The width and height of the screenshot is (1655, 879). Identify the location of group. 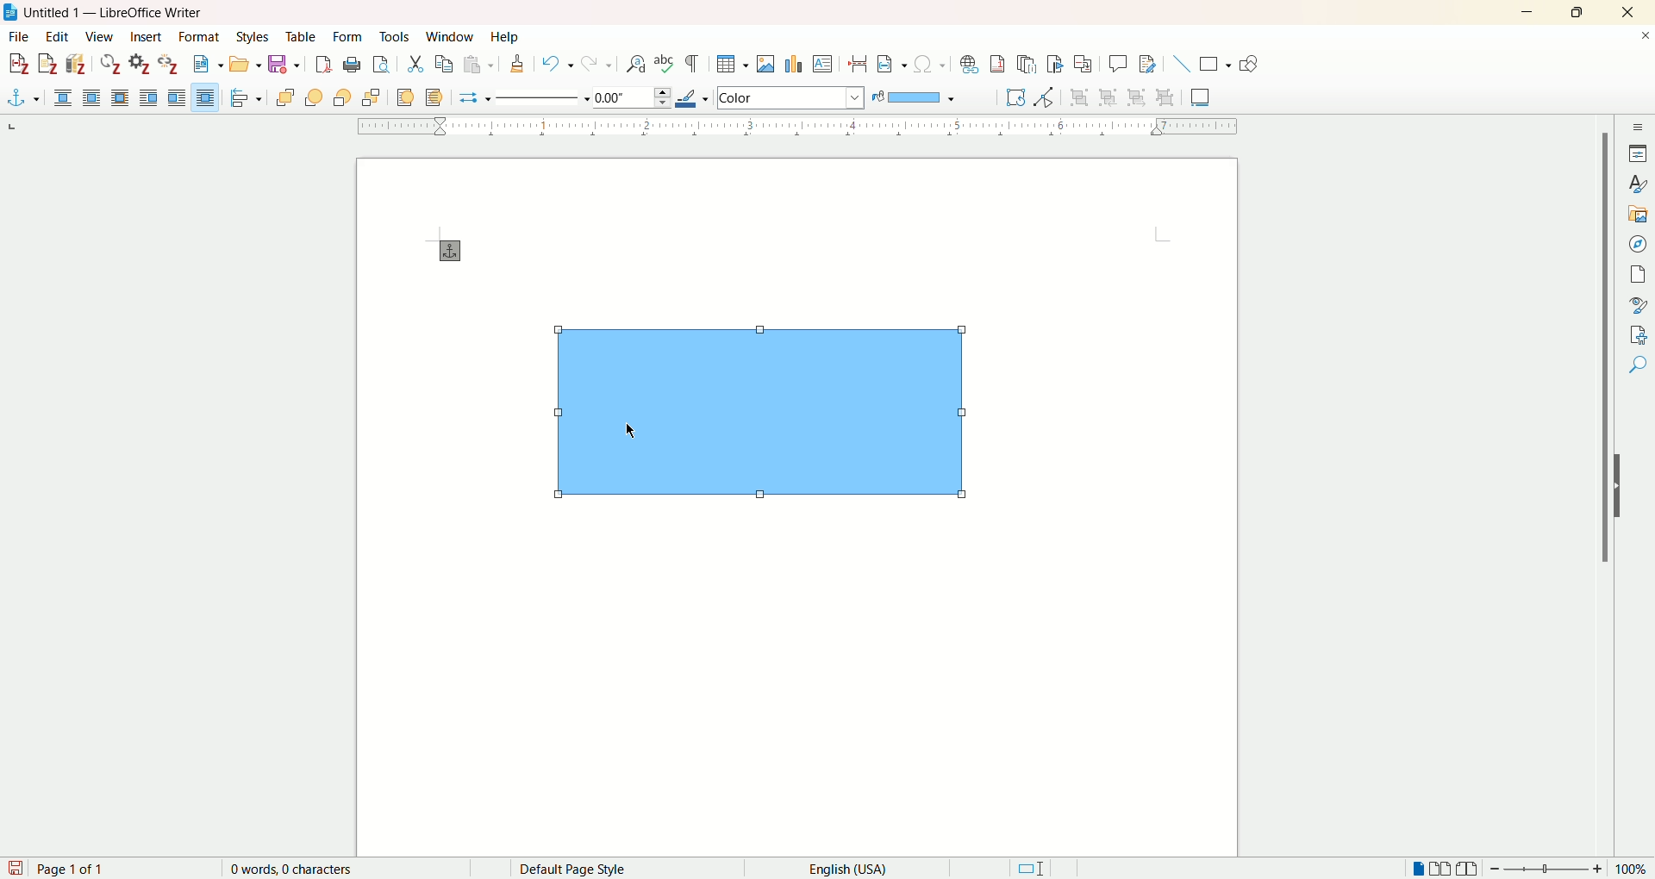
(1085, 97).